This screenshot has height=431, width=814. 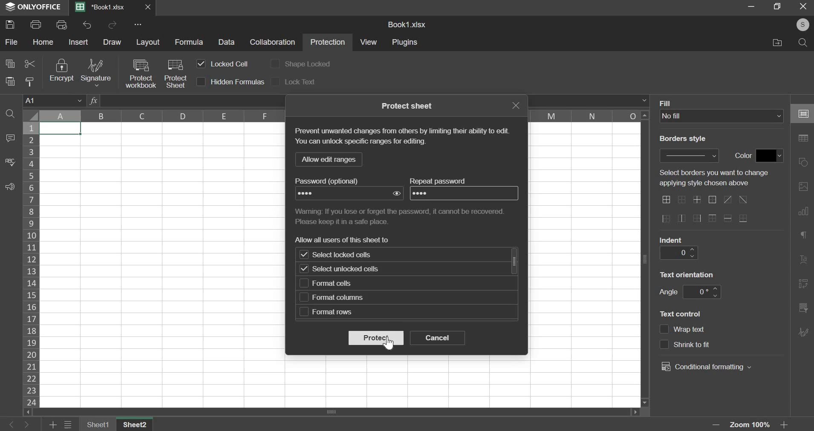 I want to click on text control, so click(x=706, y=345).